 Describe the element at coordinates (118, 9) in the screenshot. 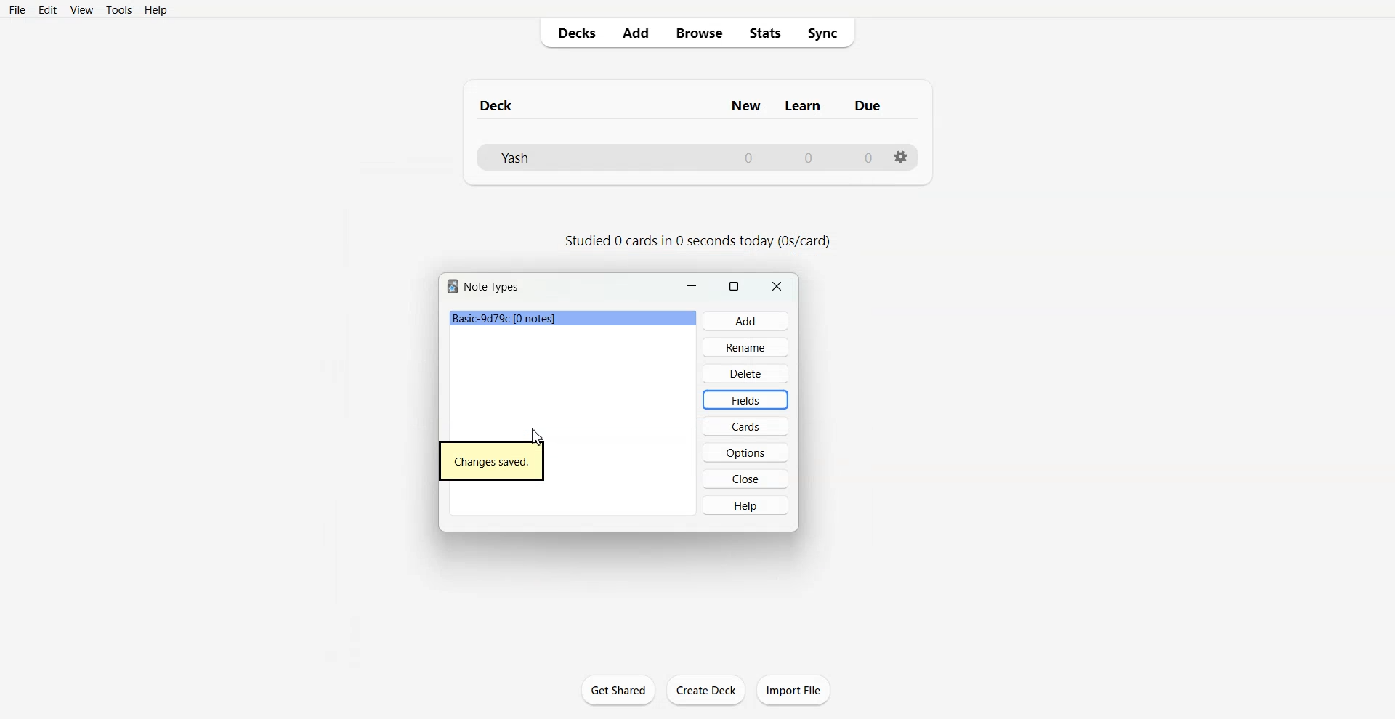

I see `Tools` at that location.